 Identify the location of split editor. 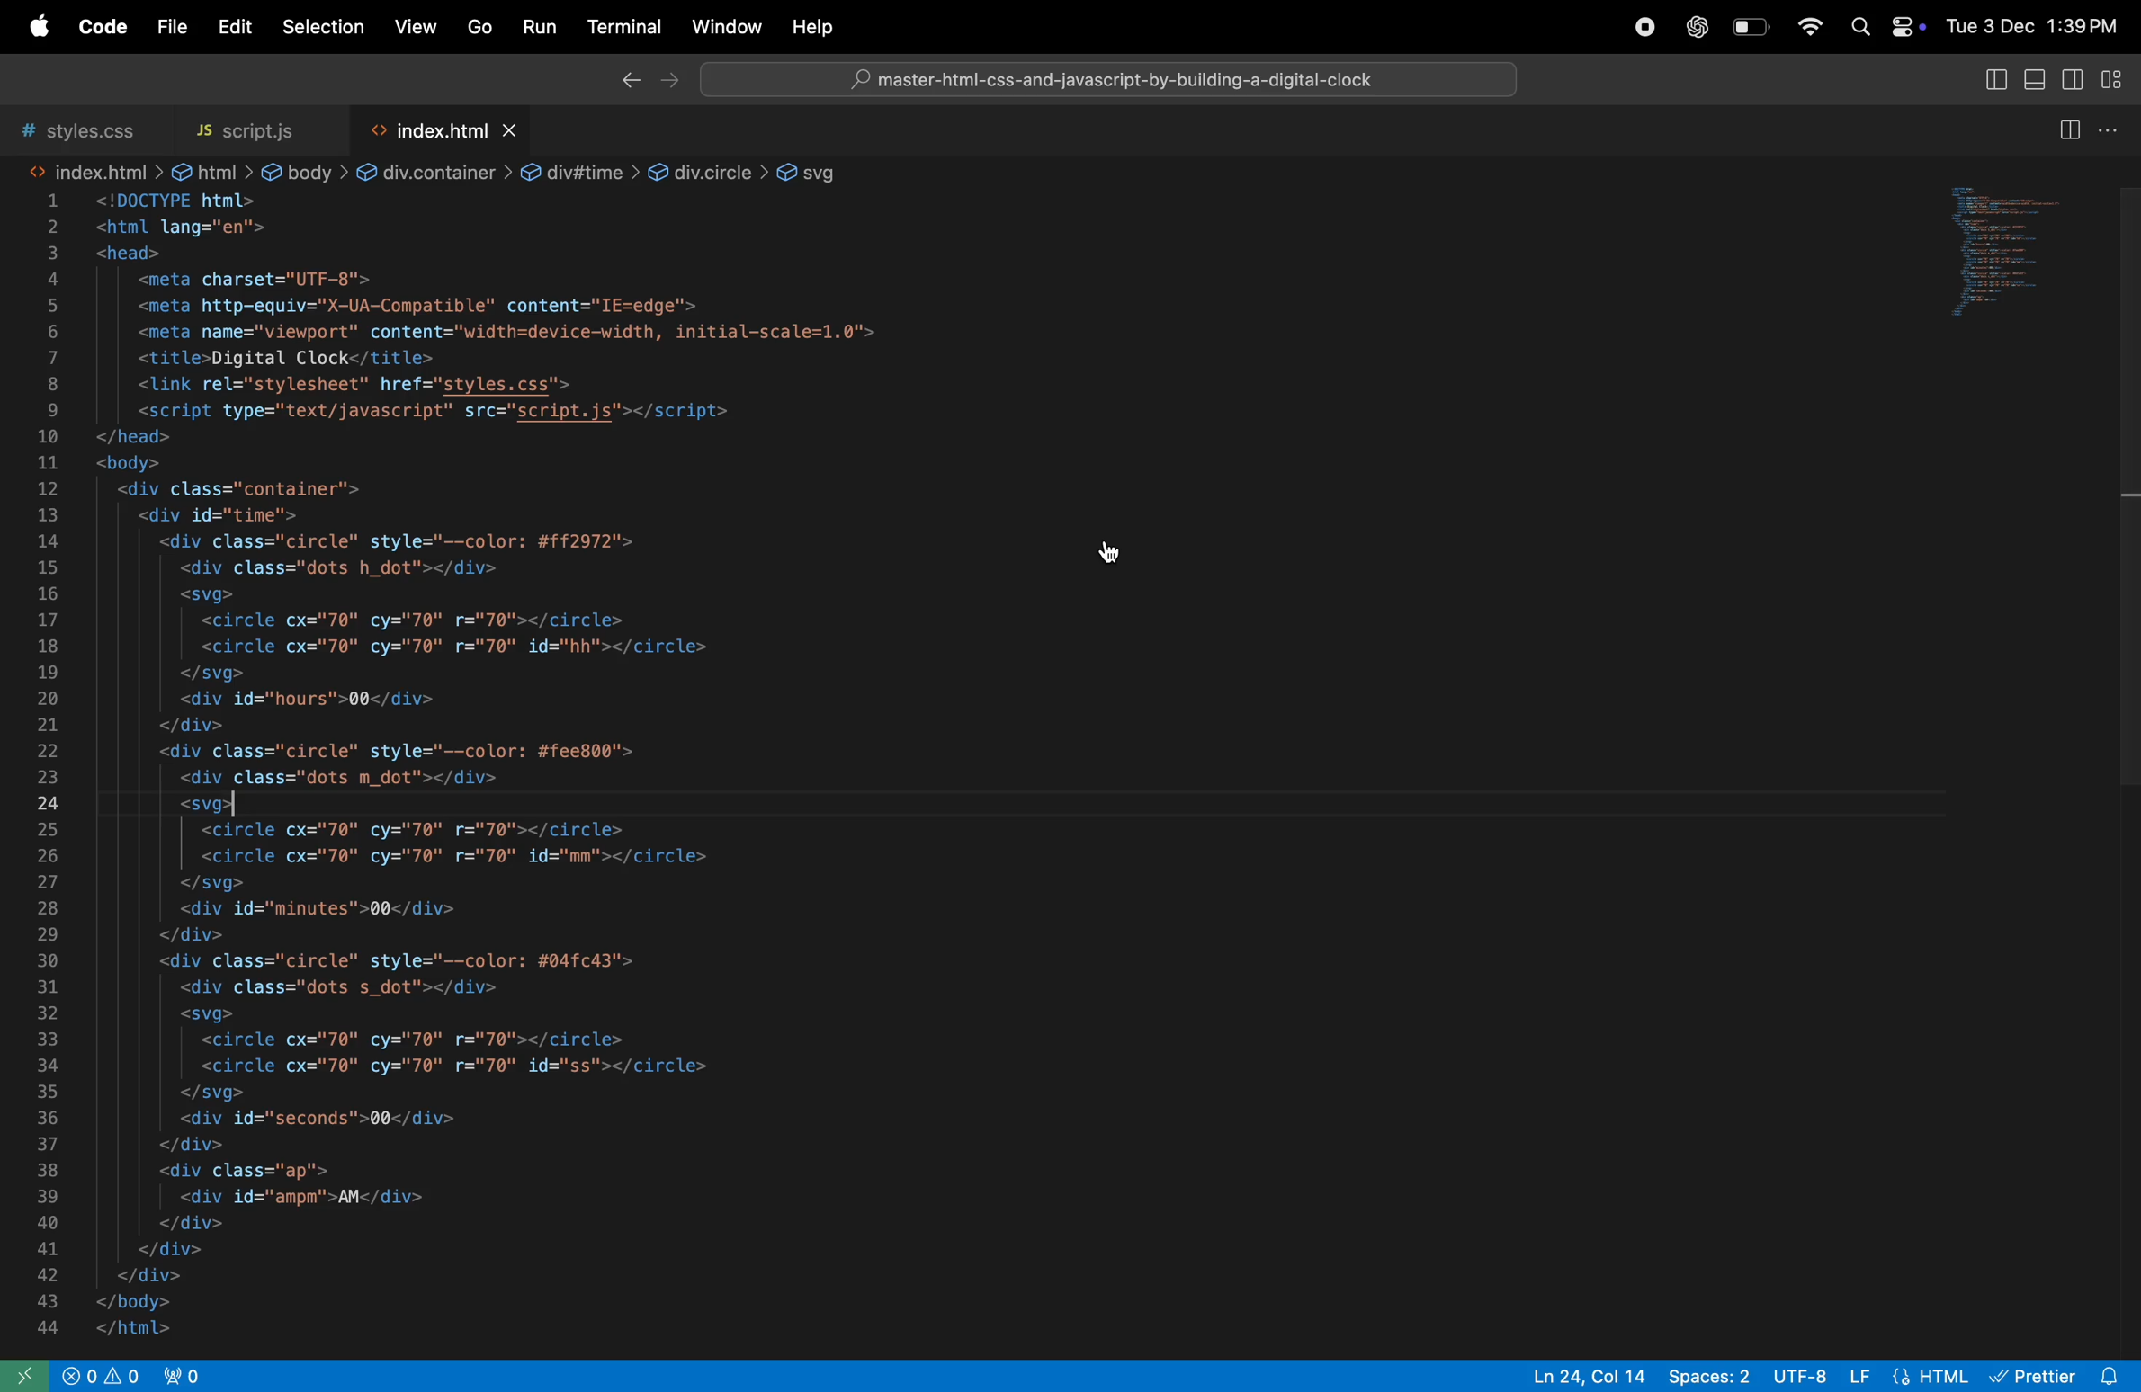
(2068, 129).